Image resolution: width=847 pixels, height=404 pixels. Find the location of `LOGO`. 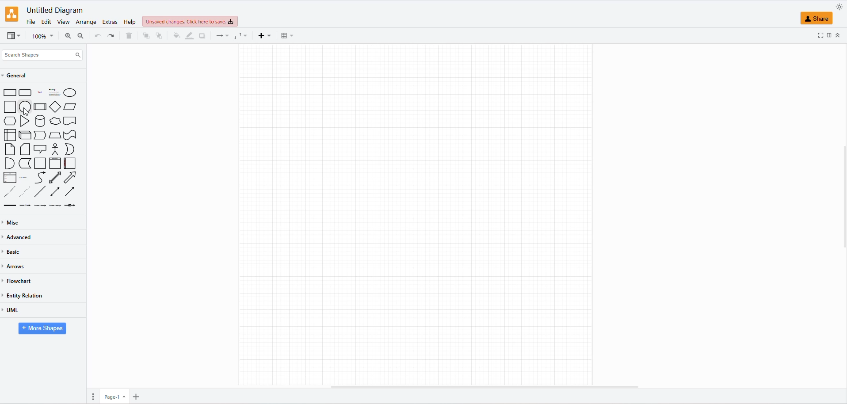

LOGO is located at coordinates (11, 13).